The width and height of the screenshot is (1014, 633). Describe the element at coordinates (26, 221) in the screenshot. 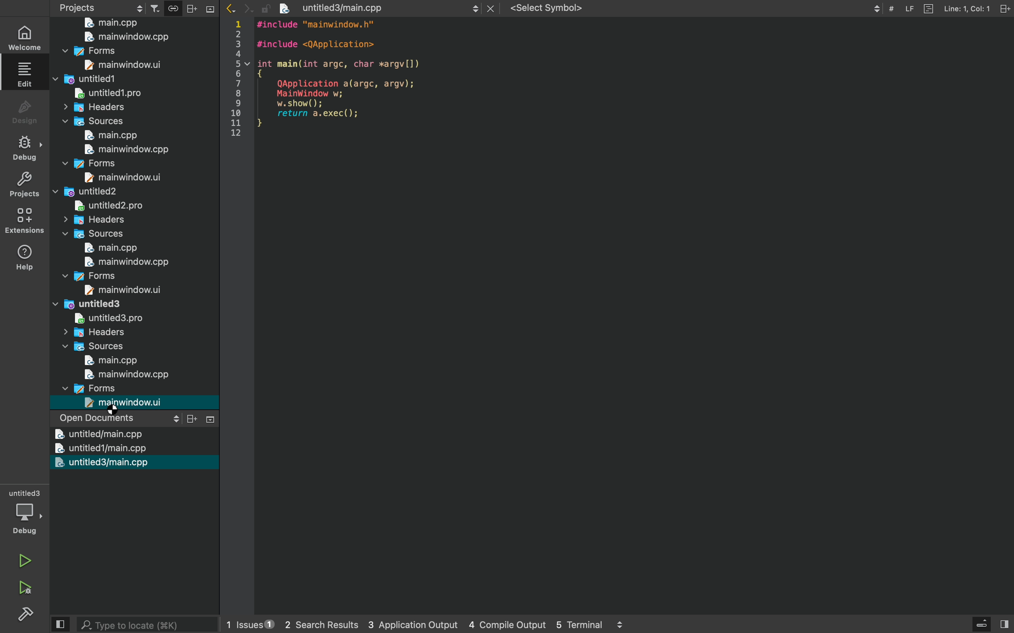

I see `extensions` at that location.